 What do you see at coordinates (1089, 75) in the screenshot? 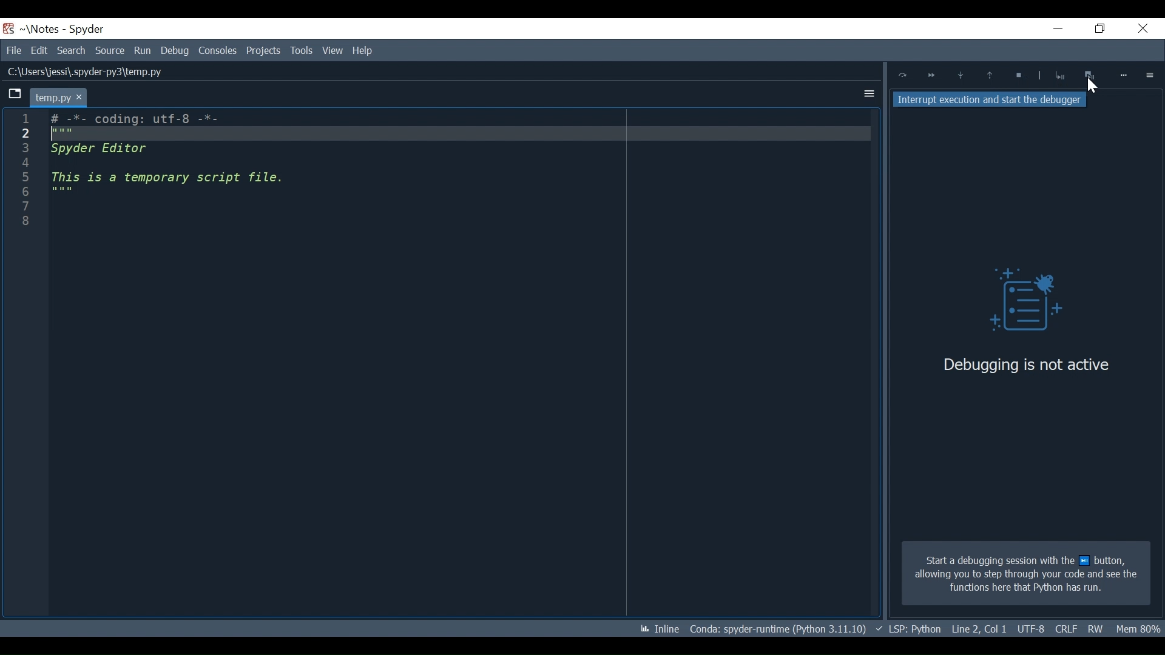
I see `Interrupt execution and start the debugger` at bounding box center [1089, 75].